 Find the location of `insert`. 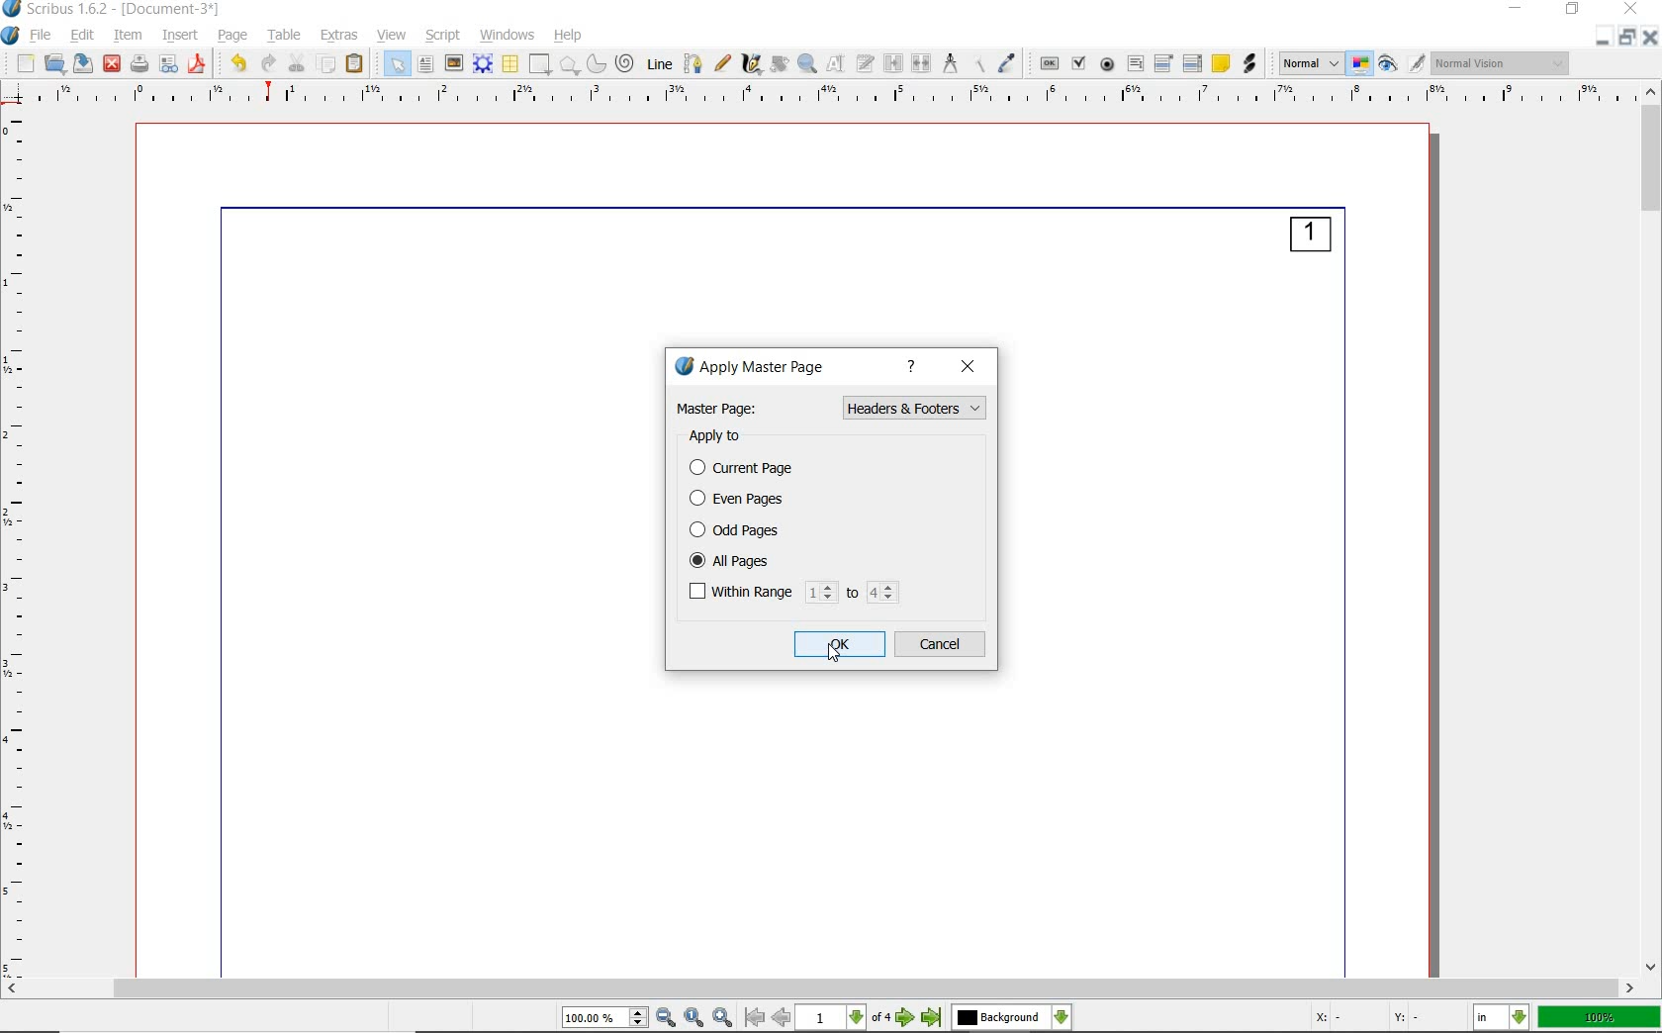

insert is located at coordinates (180, 37).